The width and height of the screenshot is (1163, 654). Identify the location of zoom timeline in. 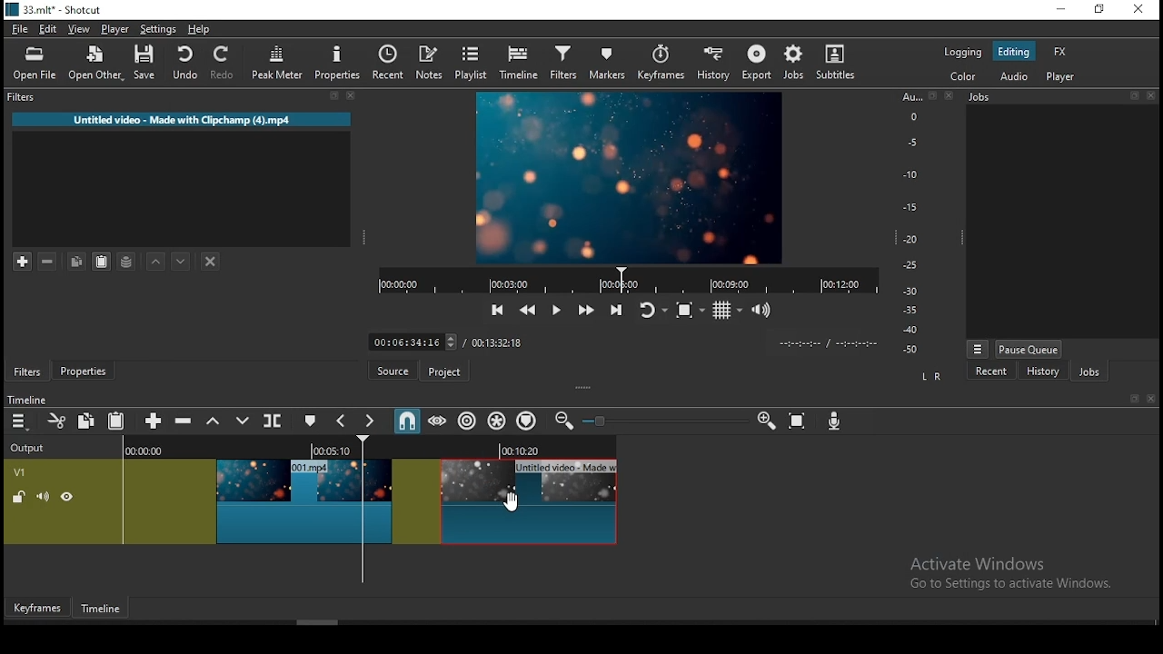
(766, 421).